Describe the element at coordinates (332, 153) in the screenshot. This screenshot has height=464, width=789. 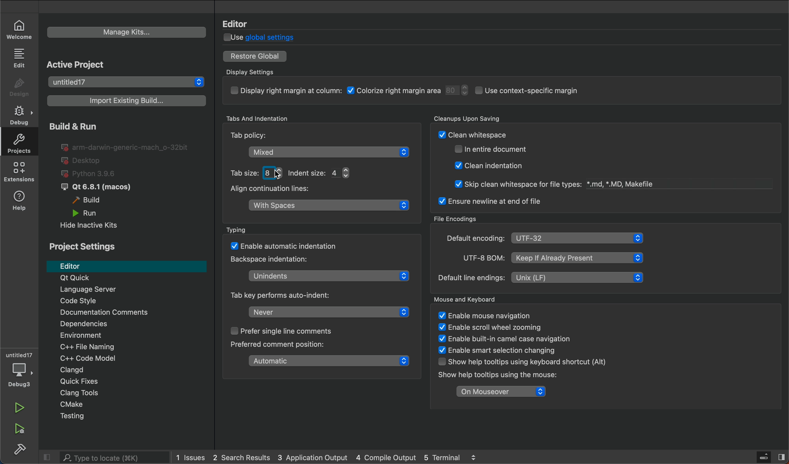
I see `selected type` at that location.